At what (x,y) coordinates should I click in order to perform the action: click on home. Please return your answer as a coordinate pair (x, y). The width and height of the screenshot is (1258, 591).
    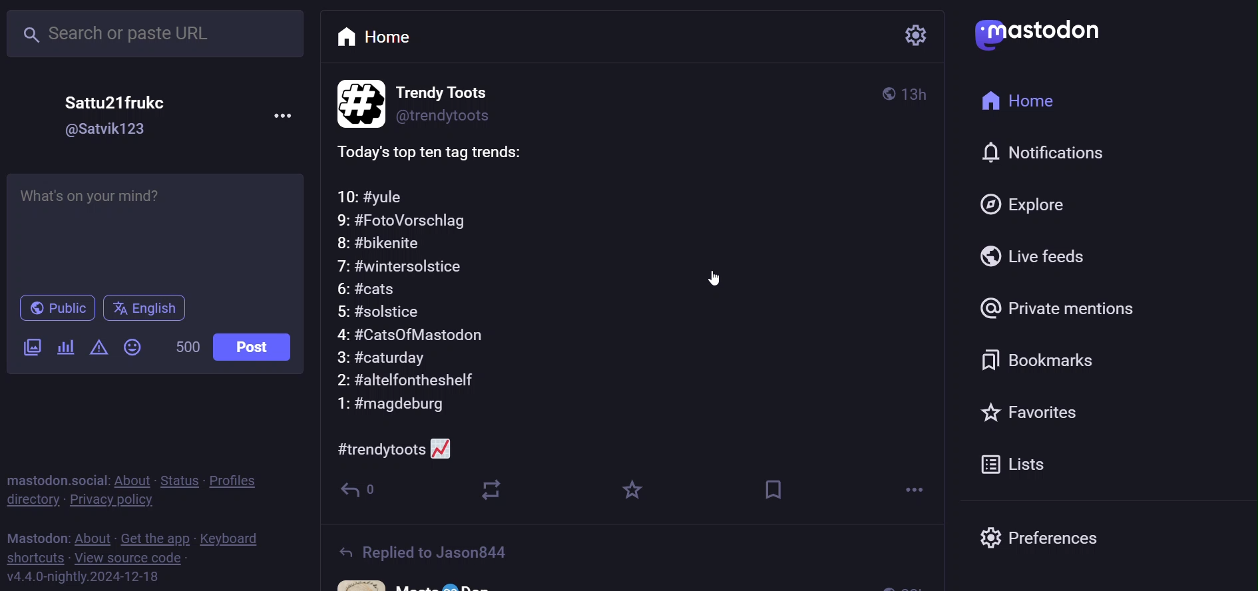
    Looking at the image, I should click on (372, 38).